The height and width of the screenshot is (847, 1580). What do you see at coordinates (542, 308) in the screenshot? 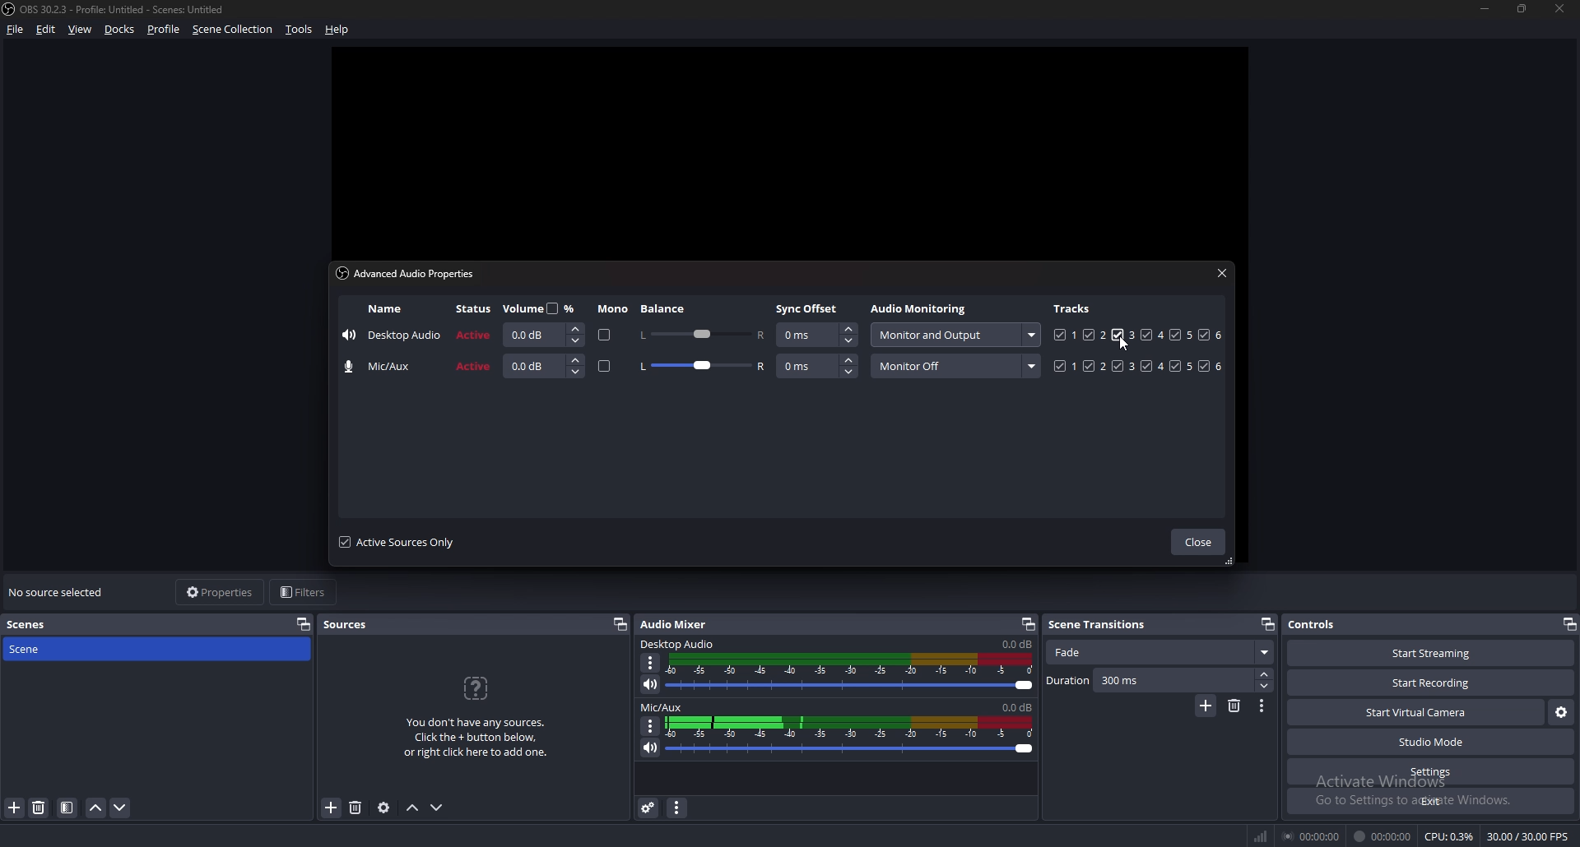
I see `volume` at bounding box center [542, 308].